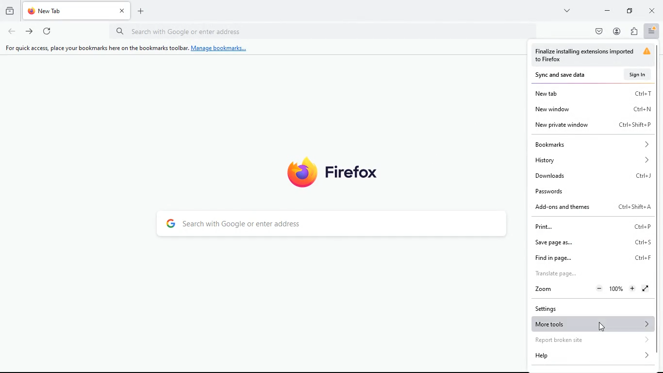 Image resolution: width=663 pixels, height=373 pixels. I want to click on add-ons and themes, so click(591, 207).